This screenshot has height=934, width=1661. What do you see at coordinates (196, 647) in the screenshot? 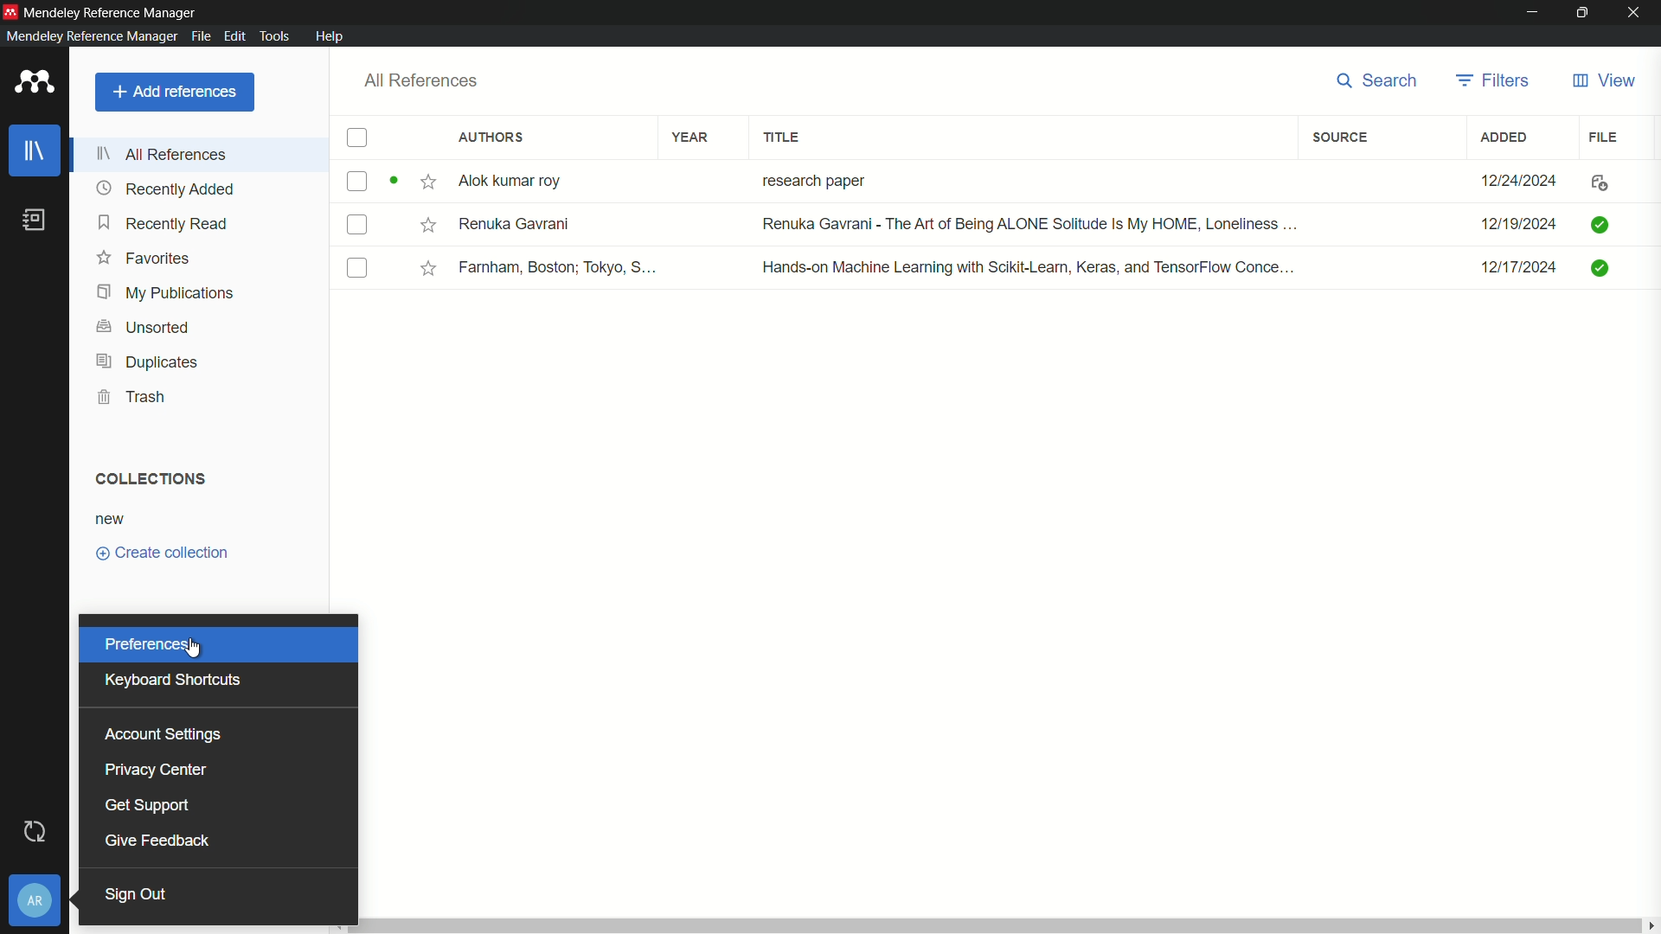
I see `cursor` at bounding box center [196, 647].